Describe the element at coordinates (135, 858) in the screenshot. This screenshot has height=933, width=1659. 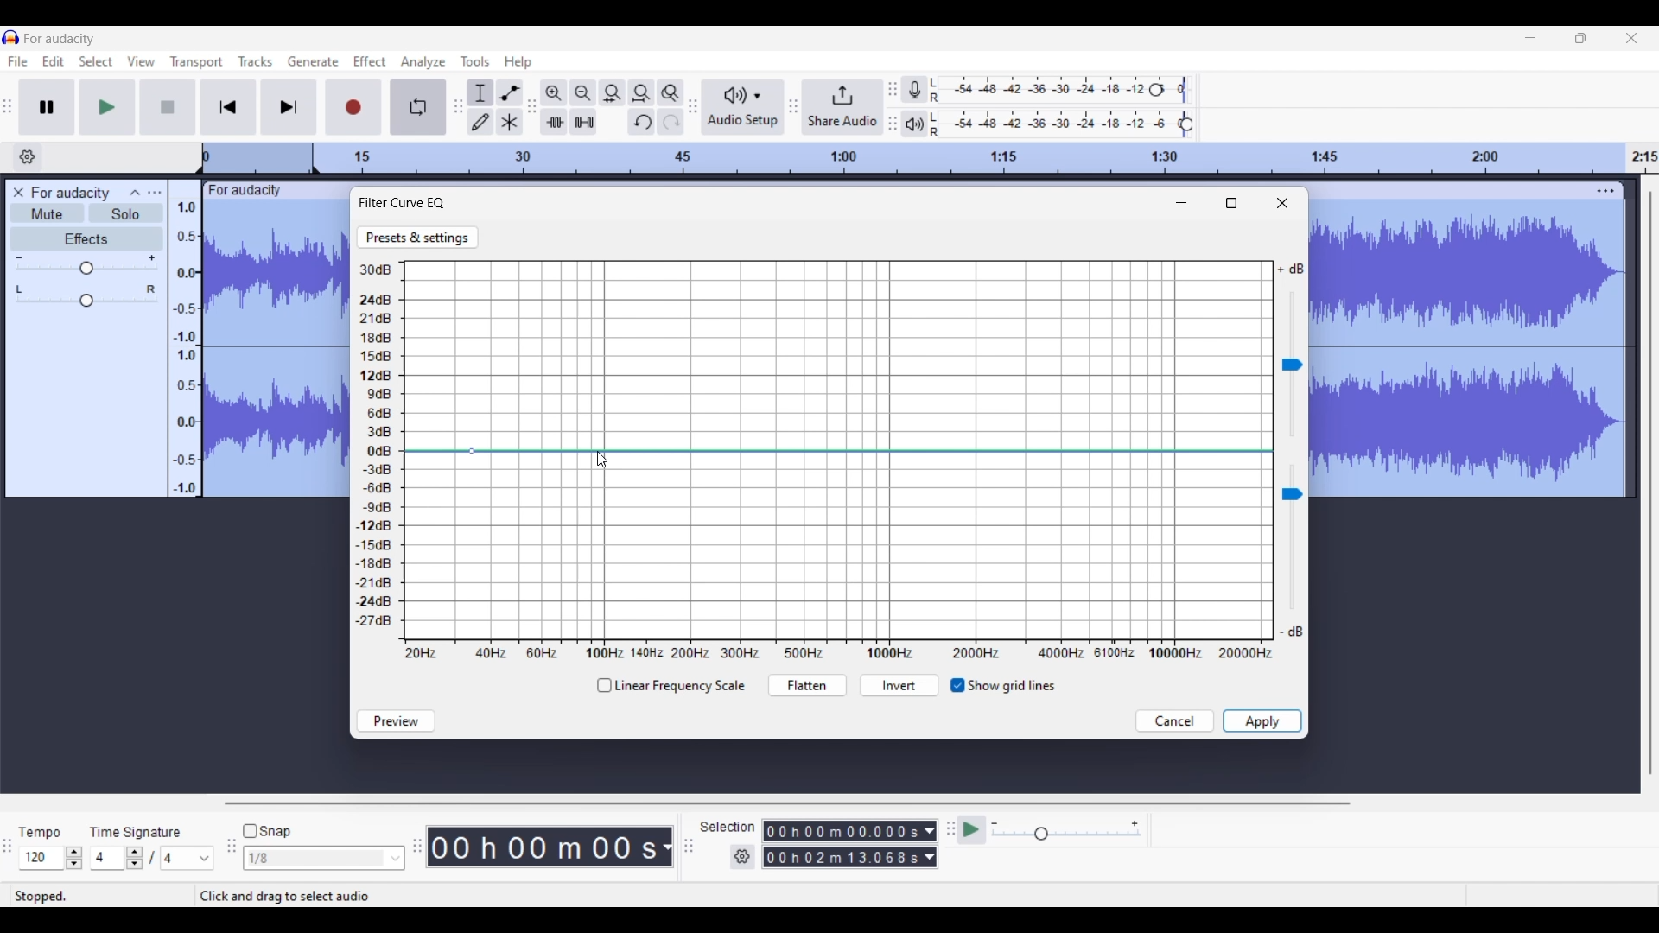
I see `Increase/Decrease time signature` at that location.